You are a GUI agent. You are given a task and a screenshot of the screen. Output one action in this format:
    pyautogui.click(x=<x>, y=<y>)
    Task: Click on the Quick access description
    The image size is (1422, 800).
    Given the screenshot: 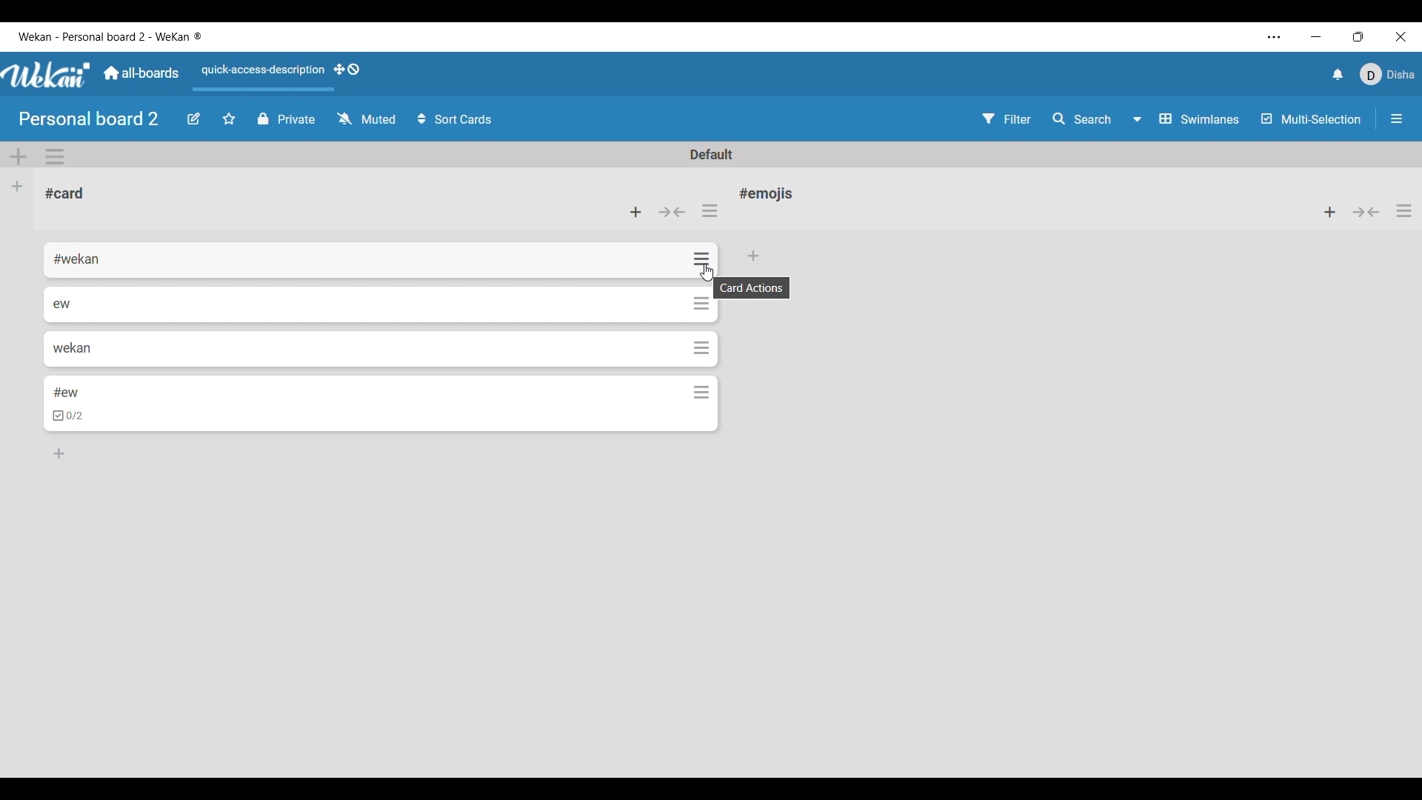 What is the action you would take?
    pyautogui.click(x=261, y=70)
    